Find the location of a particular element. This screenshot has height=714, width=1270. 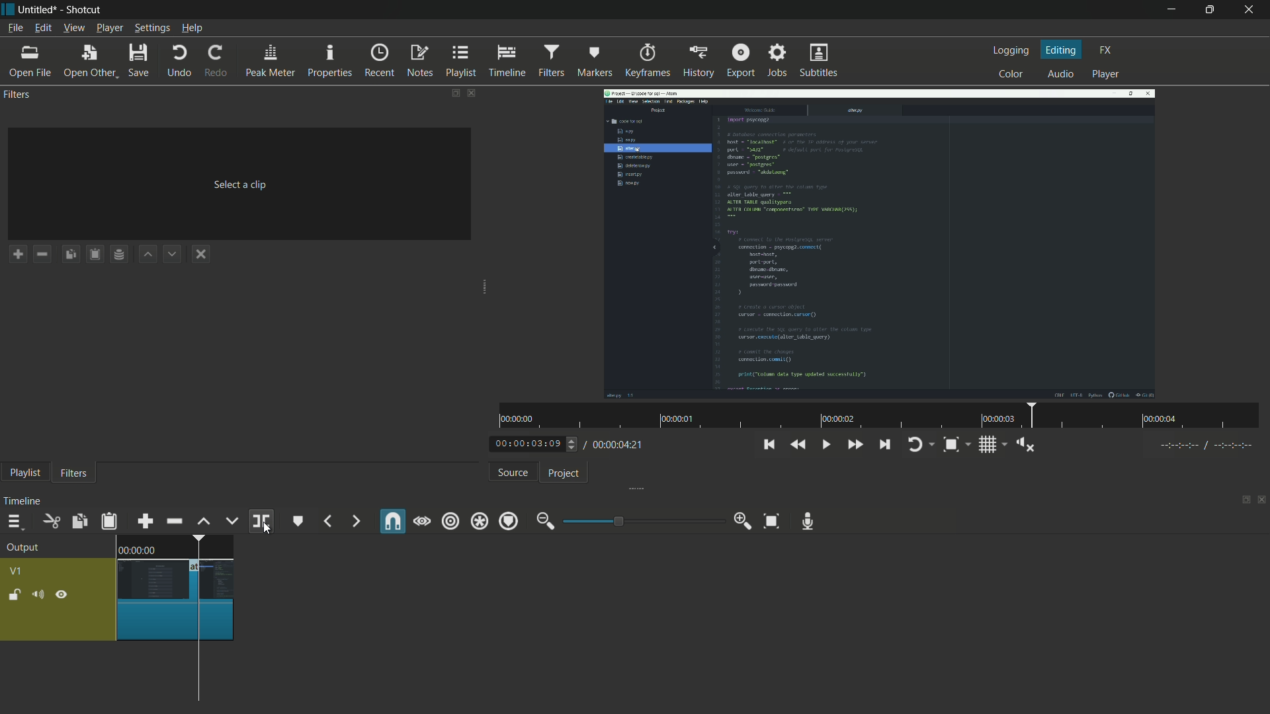

fx is located at coordinates (1106, 51).